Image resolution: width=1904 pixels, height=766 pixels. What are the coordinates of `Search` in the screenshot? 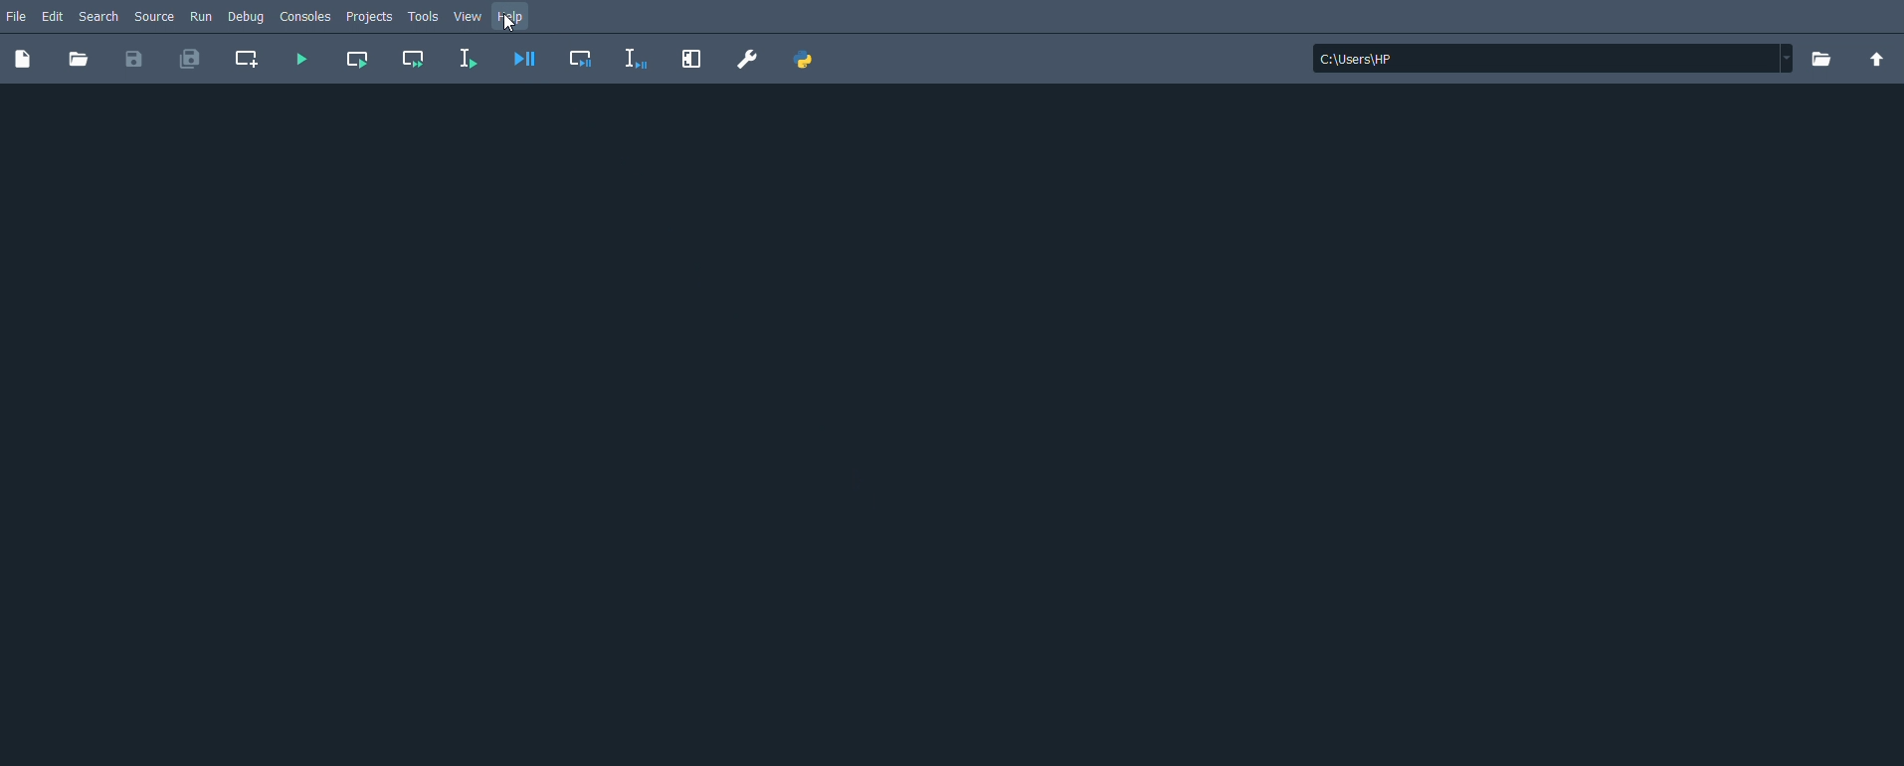 It's located at (101, 16).